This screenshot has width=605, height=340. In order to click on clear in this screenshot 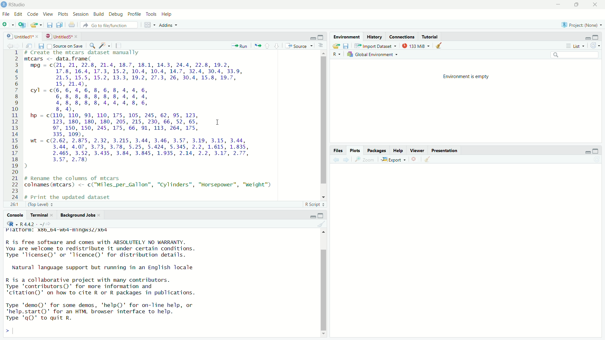, I will do `click(441, 46)`.